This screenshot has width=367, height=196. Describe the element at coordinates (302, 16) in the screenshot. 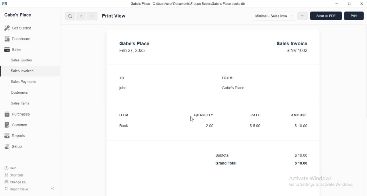

I see `options` at that location.